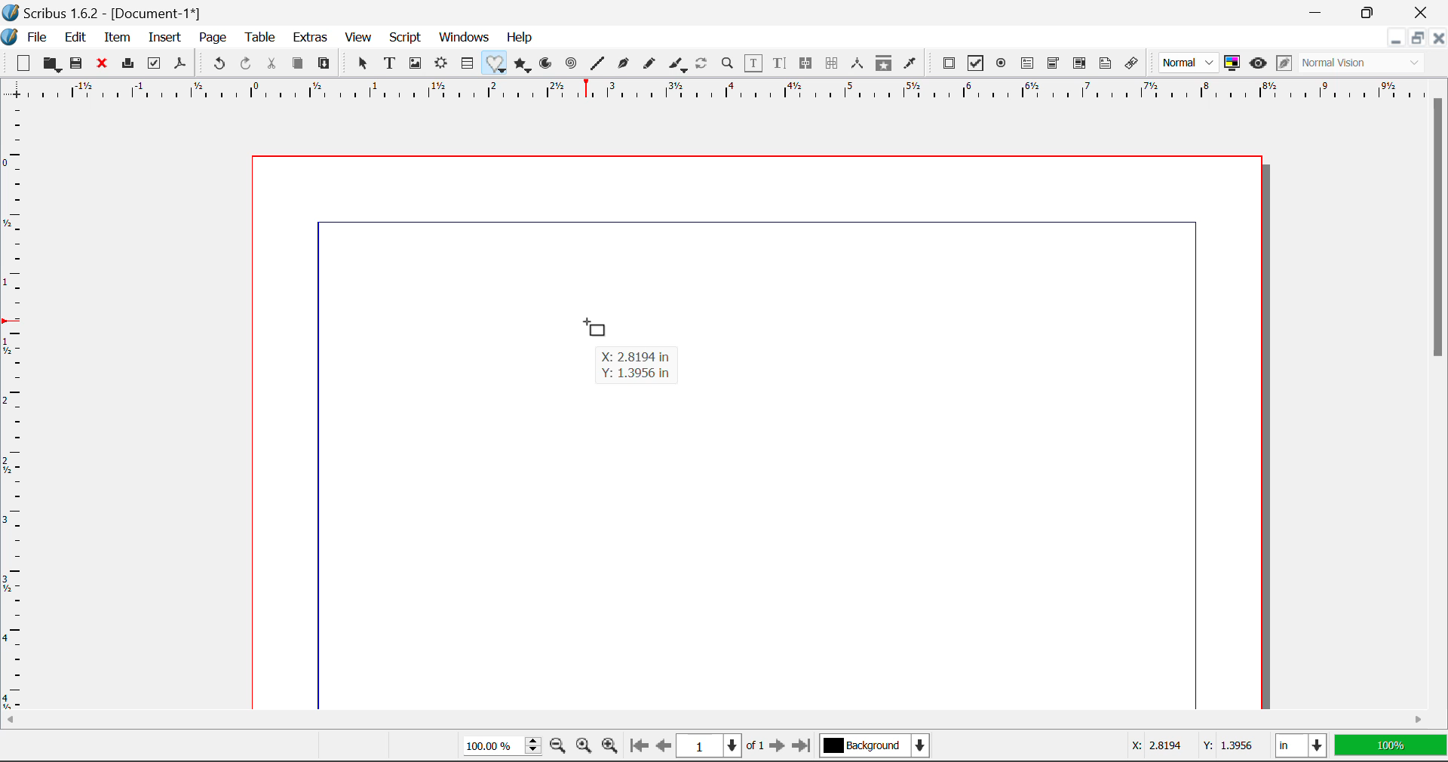 The image size is (1448, 762). I want to click on MOUSE_DOWN Position, so click(592, 326).